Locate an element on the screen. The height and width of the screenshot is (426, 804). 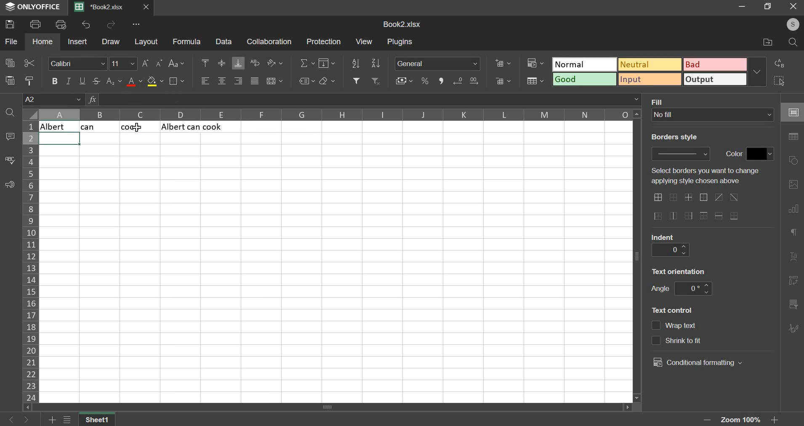
font is located at coordinates (77, 64).